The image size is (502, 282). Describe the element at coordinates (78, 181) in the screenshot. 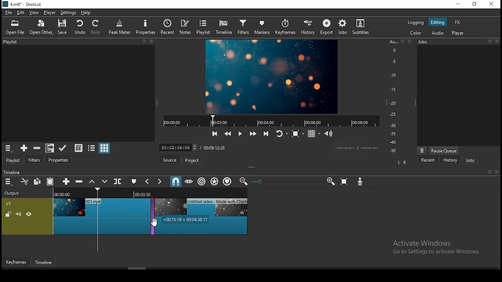

I see `ripple delete` at that location.